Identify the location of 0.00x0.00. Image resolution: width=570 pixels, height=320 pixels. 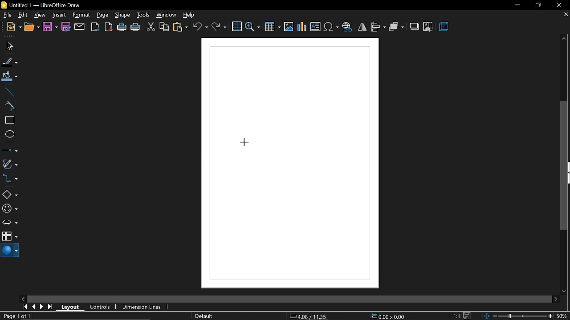
(389, 316).